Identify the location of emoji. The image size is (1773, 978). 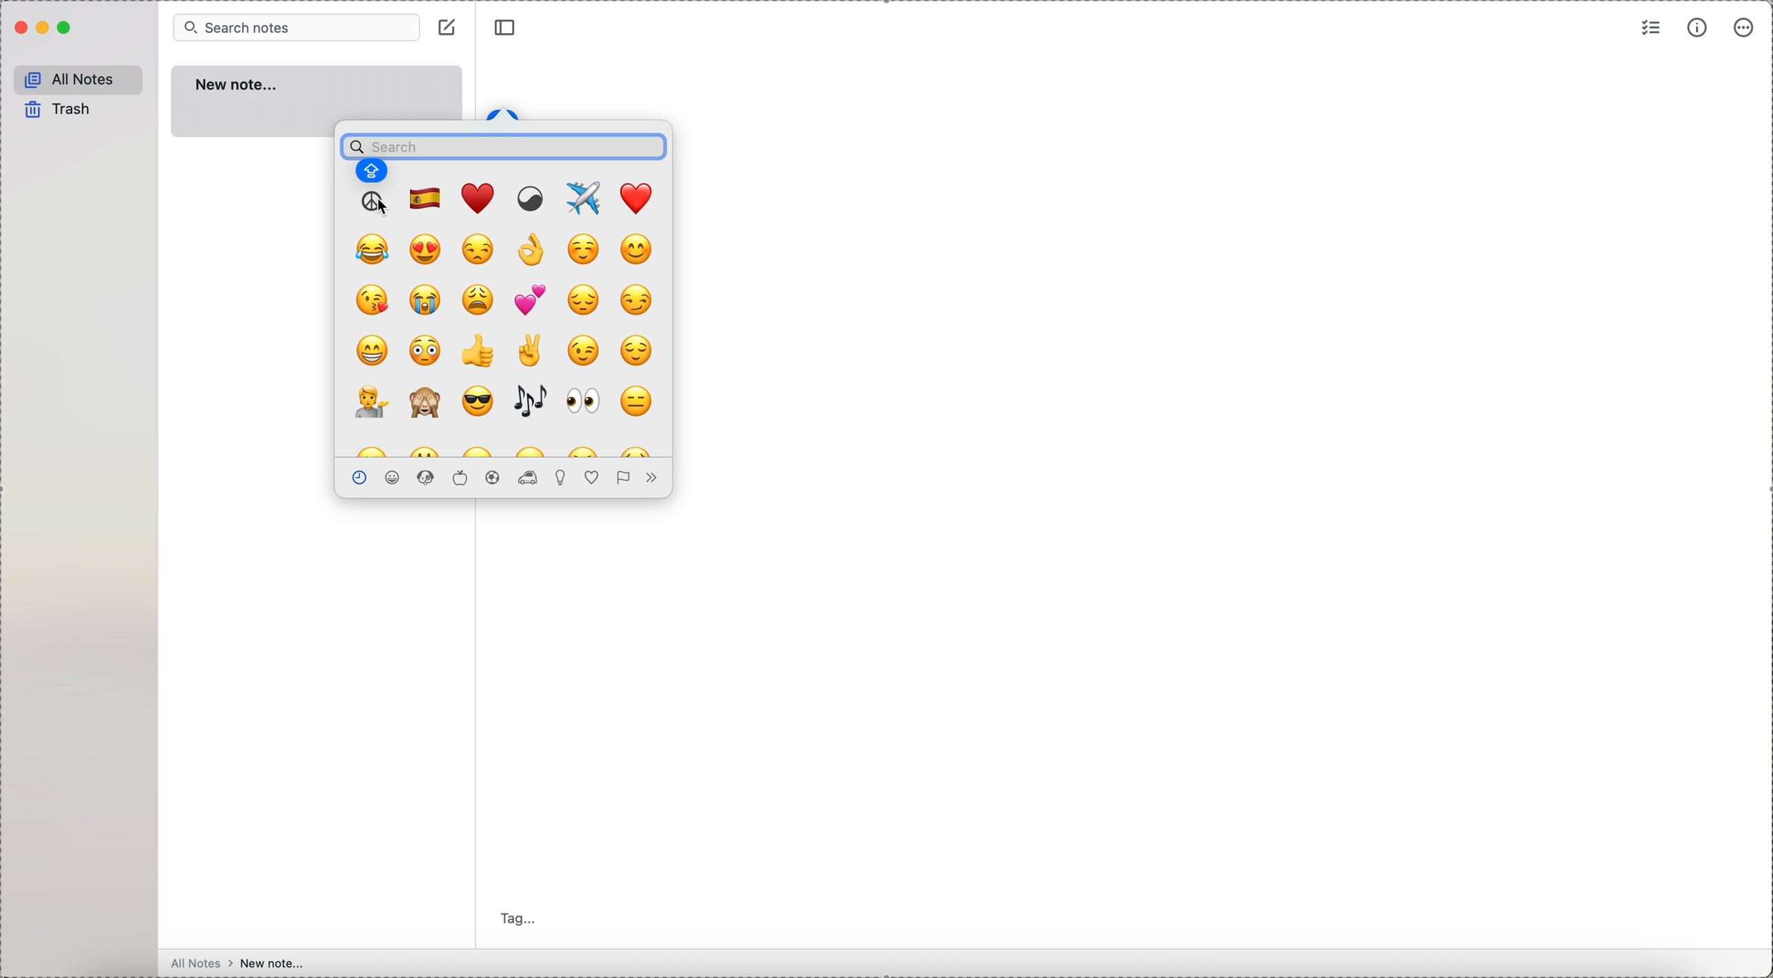
(533, 449).